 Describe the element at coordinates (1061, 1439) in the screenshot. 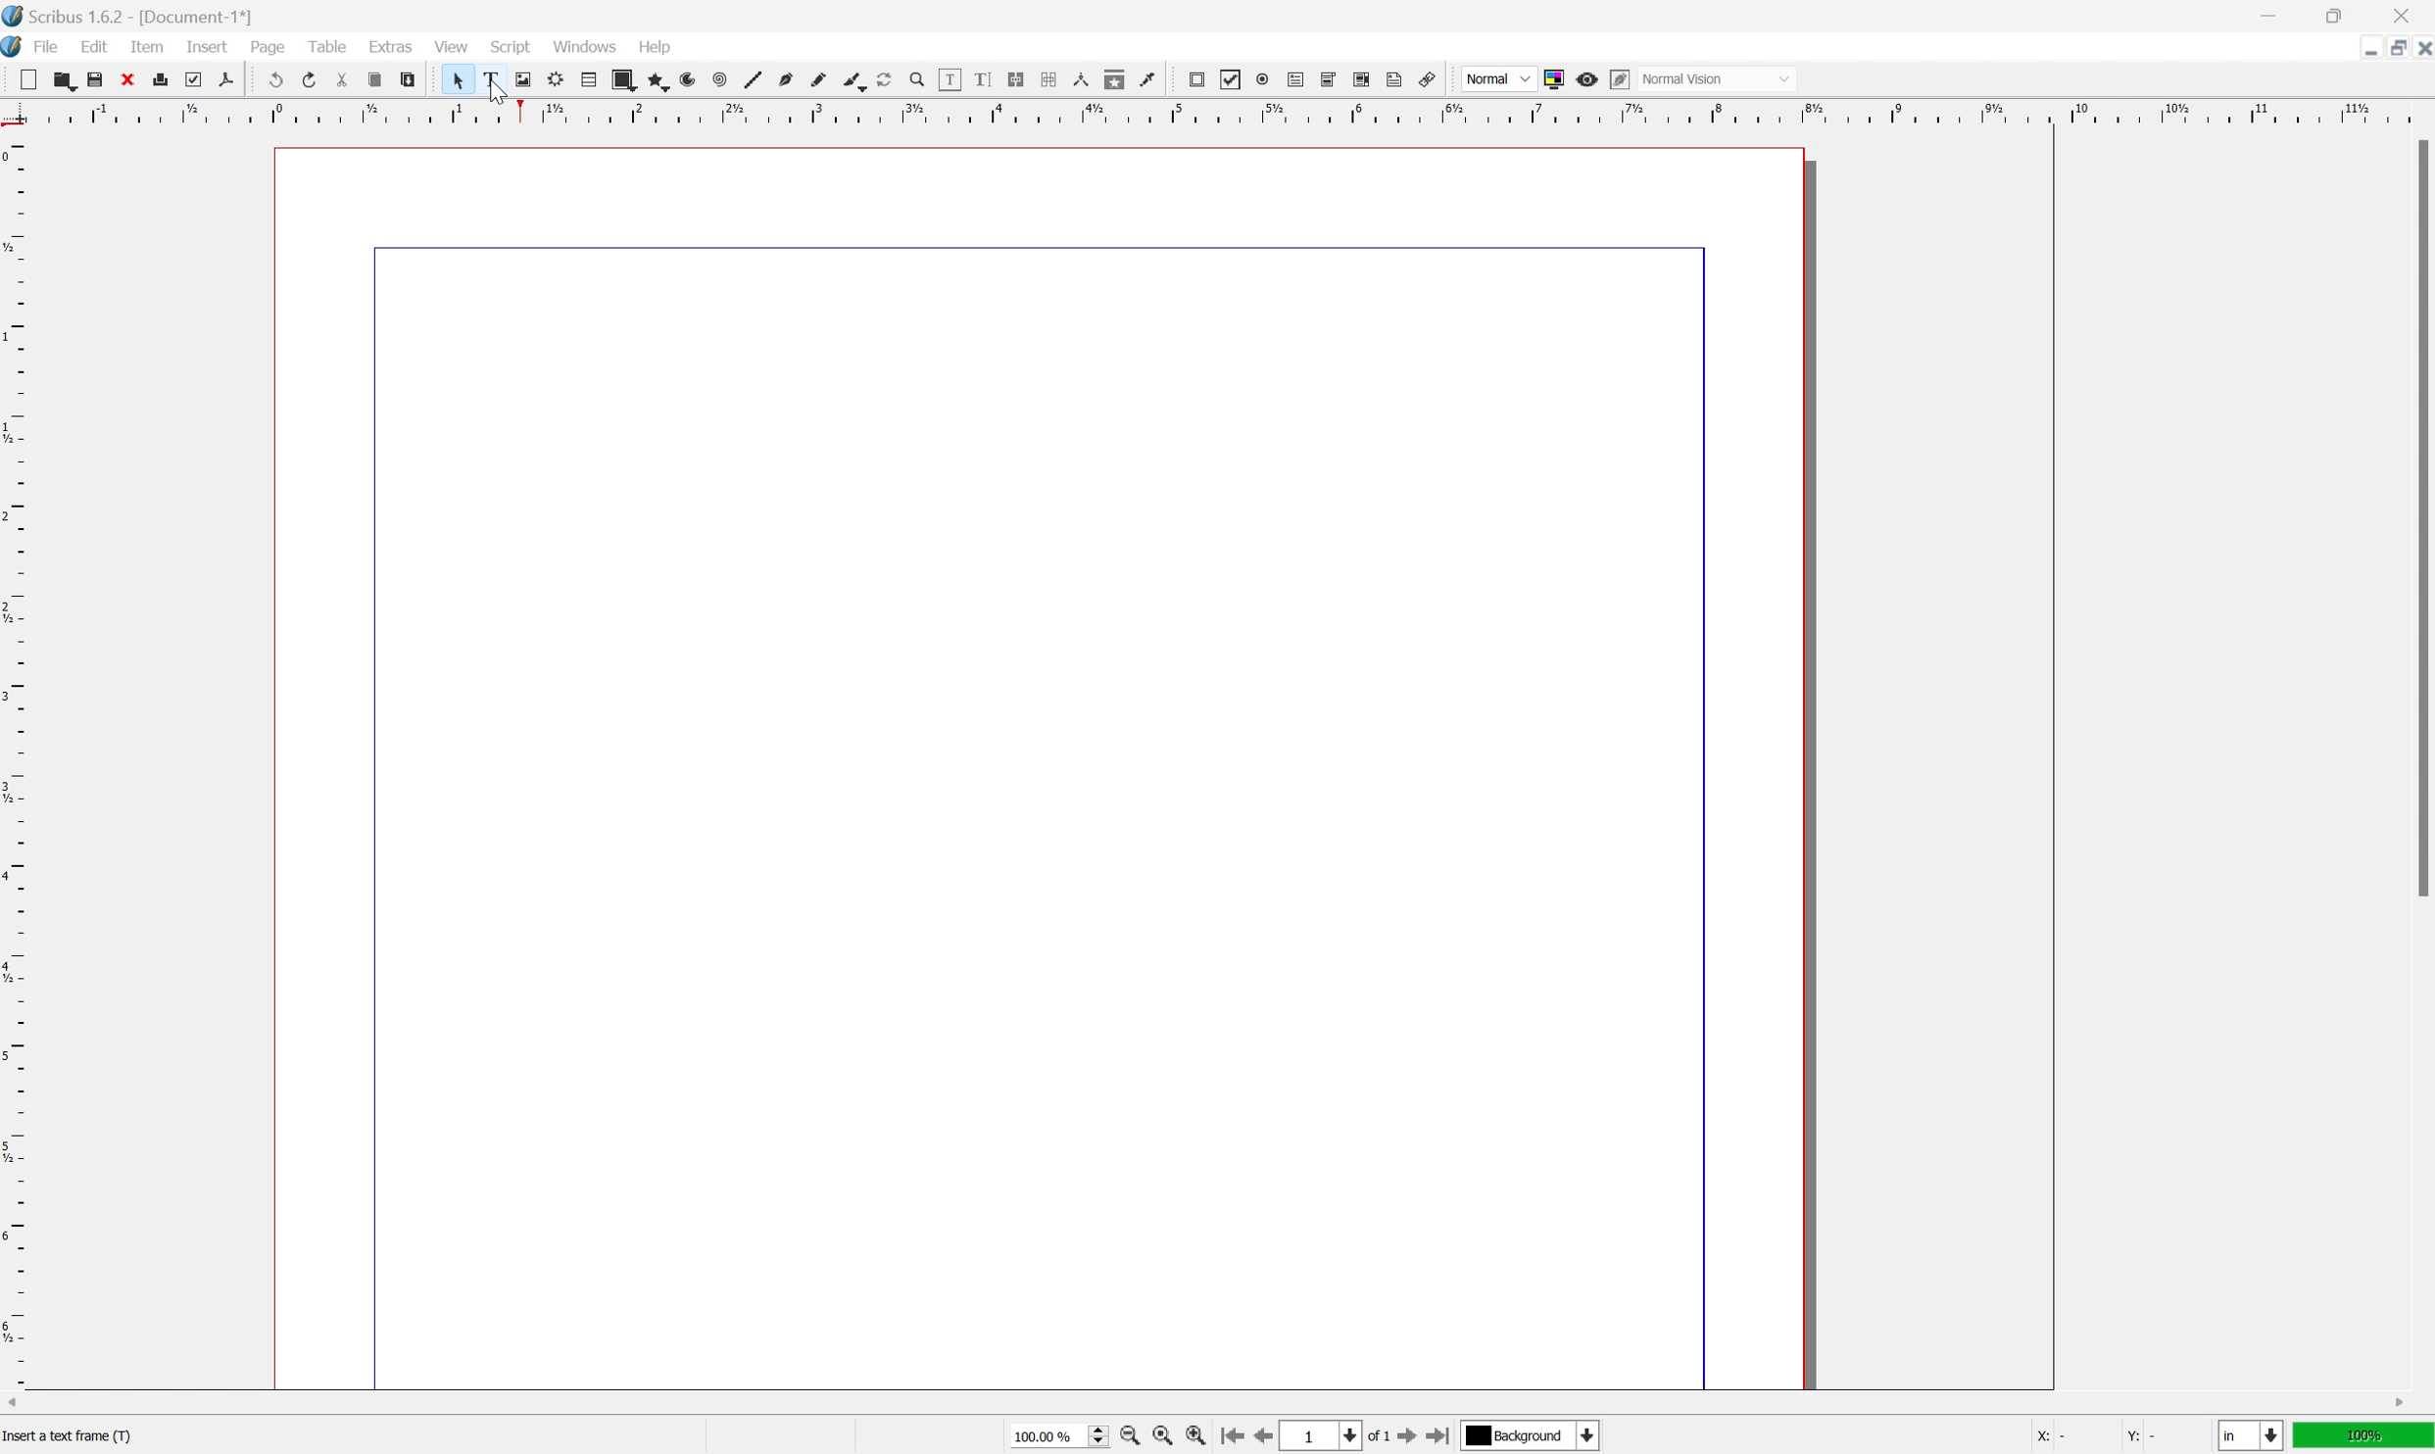

I see `select current zoom level` at that location.